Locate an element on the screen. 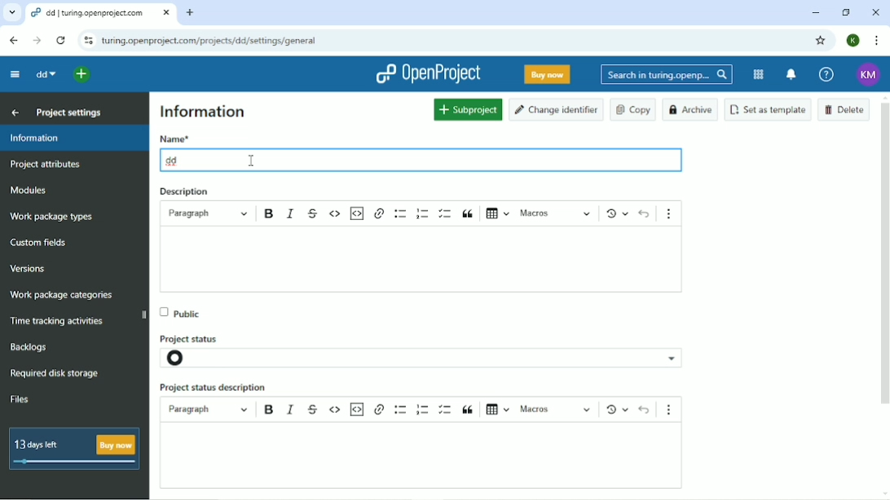  View site information is located at coordinates (87, 40).